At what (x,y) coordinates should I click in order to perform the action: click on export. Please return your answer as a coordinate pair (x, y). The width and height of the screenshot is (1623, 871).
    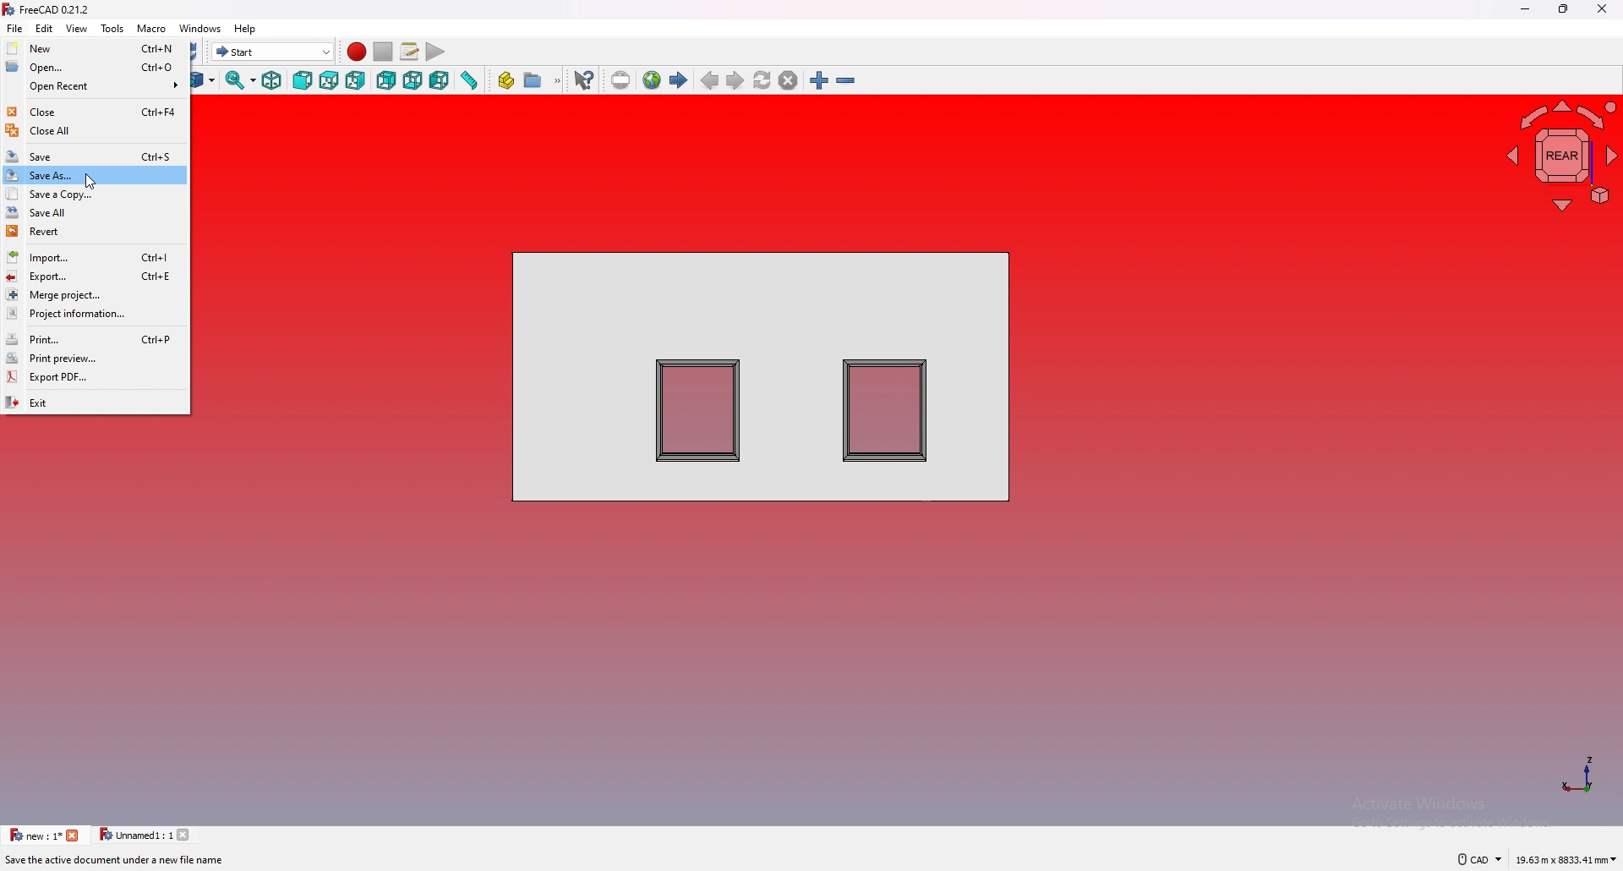
    Looking at the image, I should click on (94, 277).